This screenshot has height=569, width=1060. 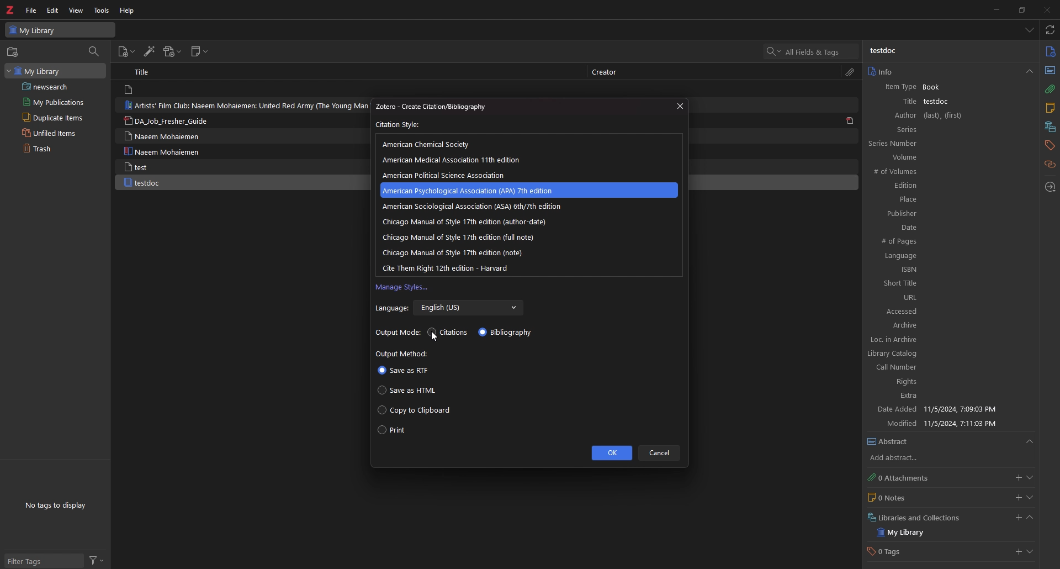 I want to click on American Sociological Association (ASA) 6th/7th edition, so click(x=472, y=207).